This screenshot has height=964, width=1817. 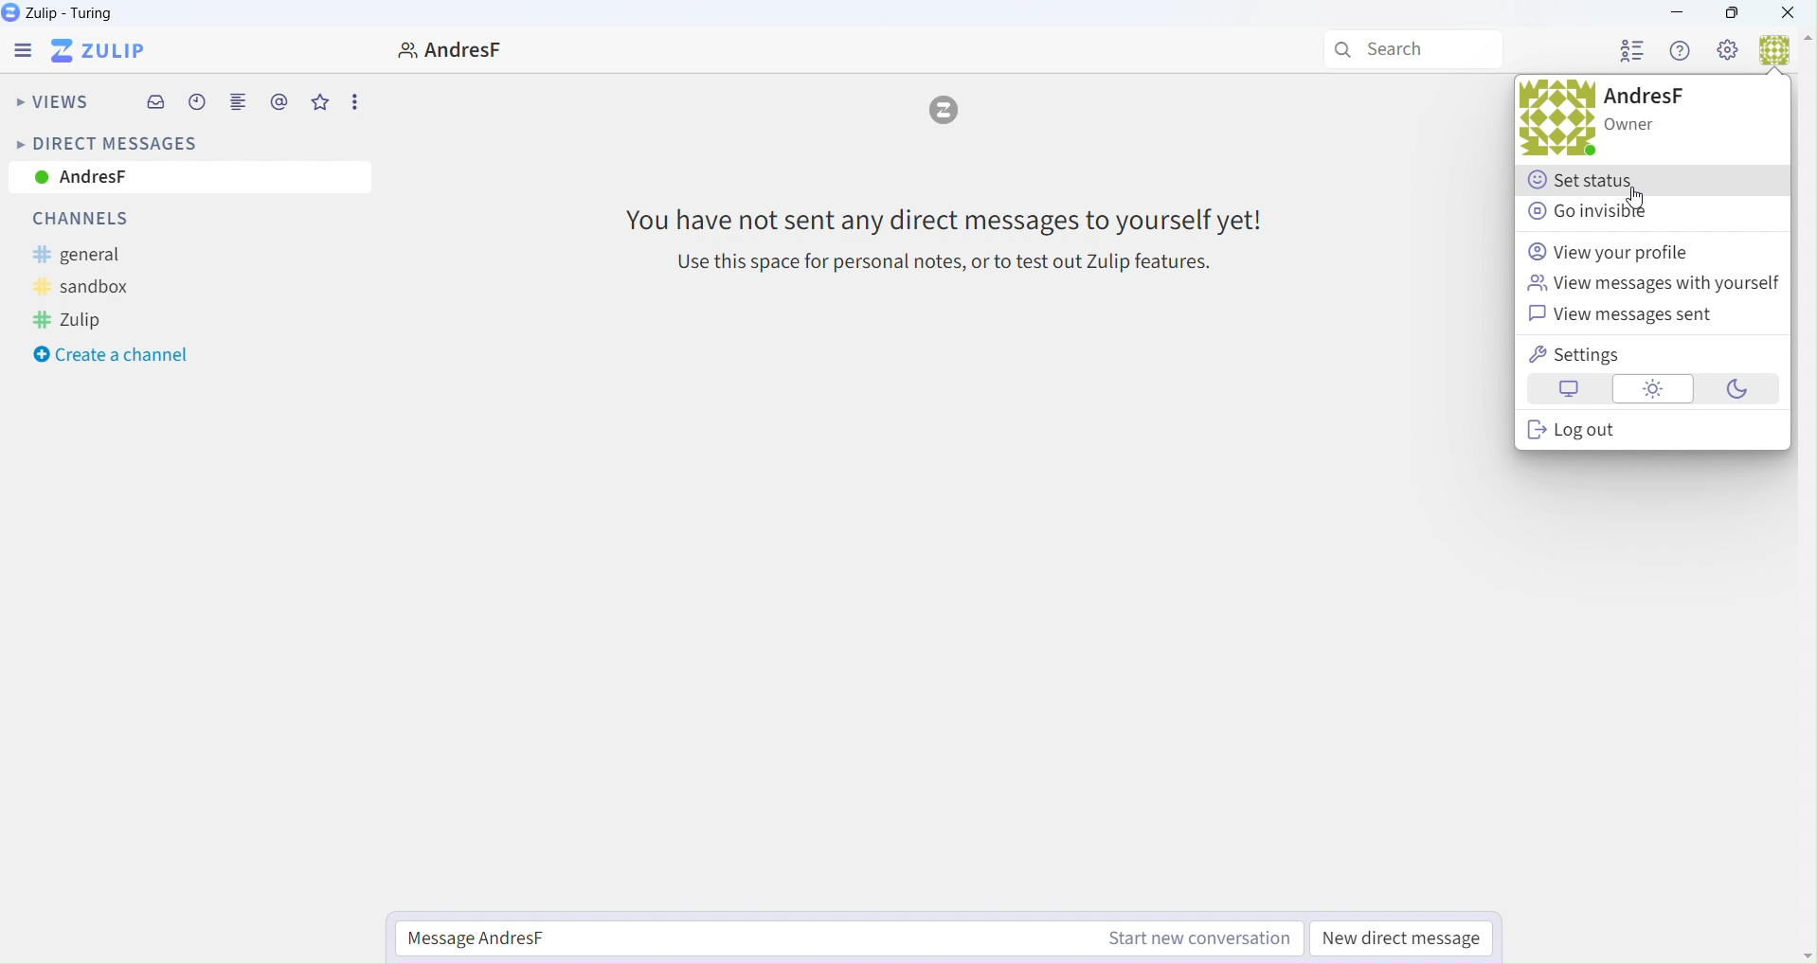 What do you see at coordinates (18, 50) in the screenshot?
I see `Menu` at bounding box center [18, 50].